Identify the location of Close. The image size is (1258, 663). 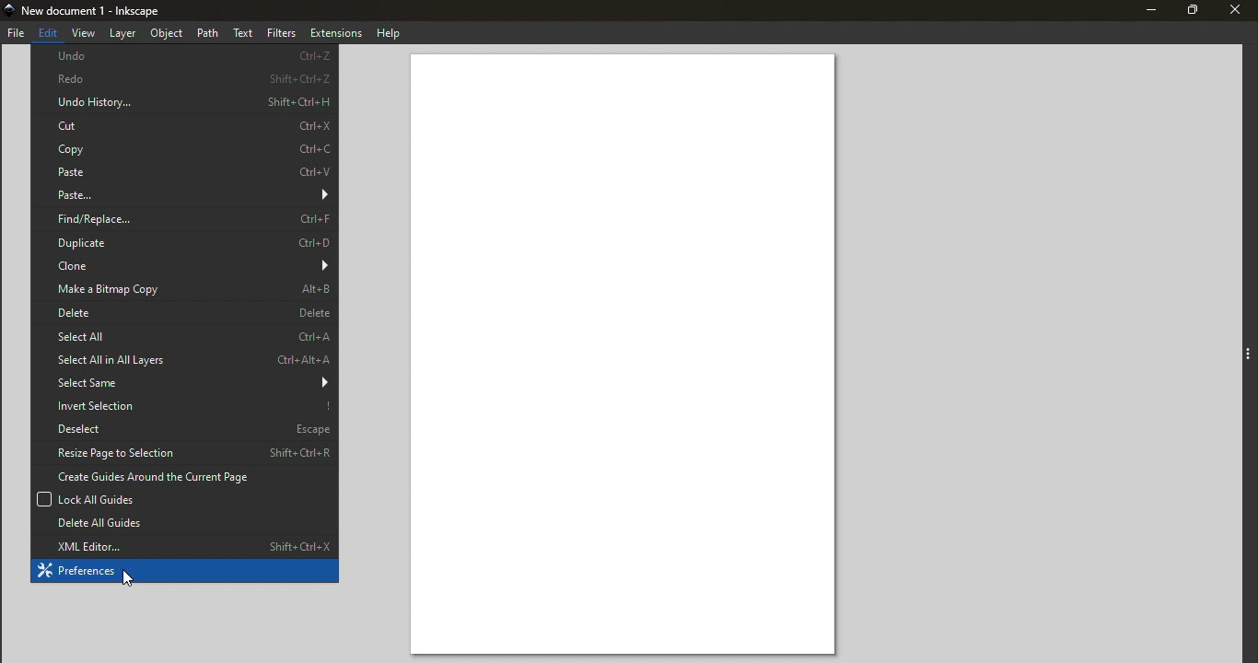
(1236, 12).